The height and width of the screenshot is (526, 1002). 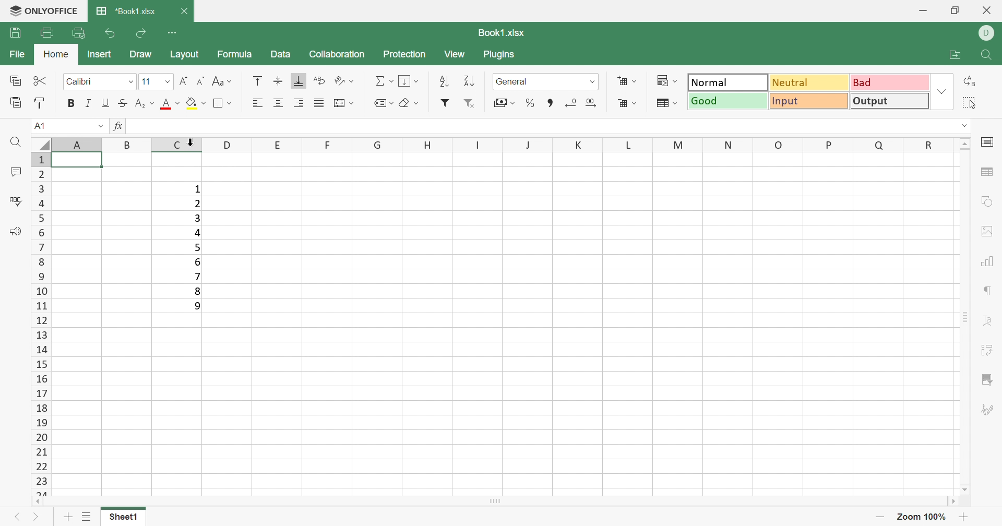 What do you see at coordinates (40, 125) in the screenshot?
I see `A1` at bounding box center [40, 125].